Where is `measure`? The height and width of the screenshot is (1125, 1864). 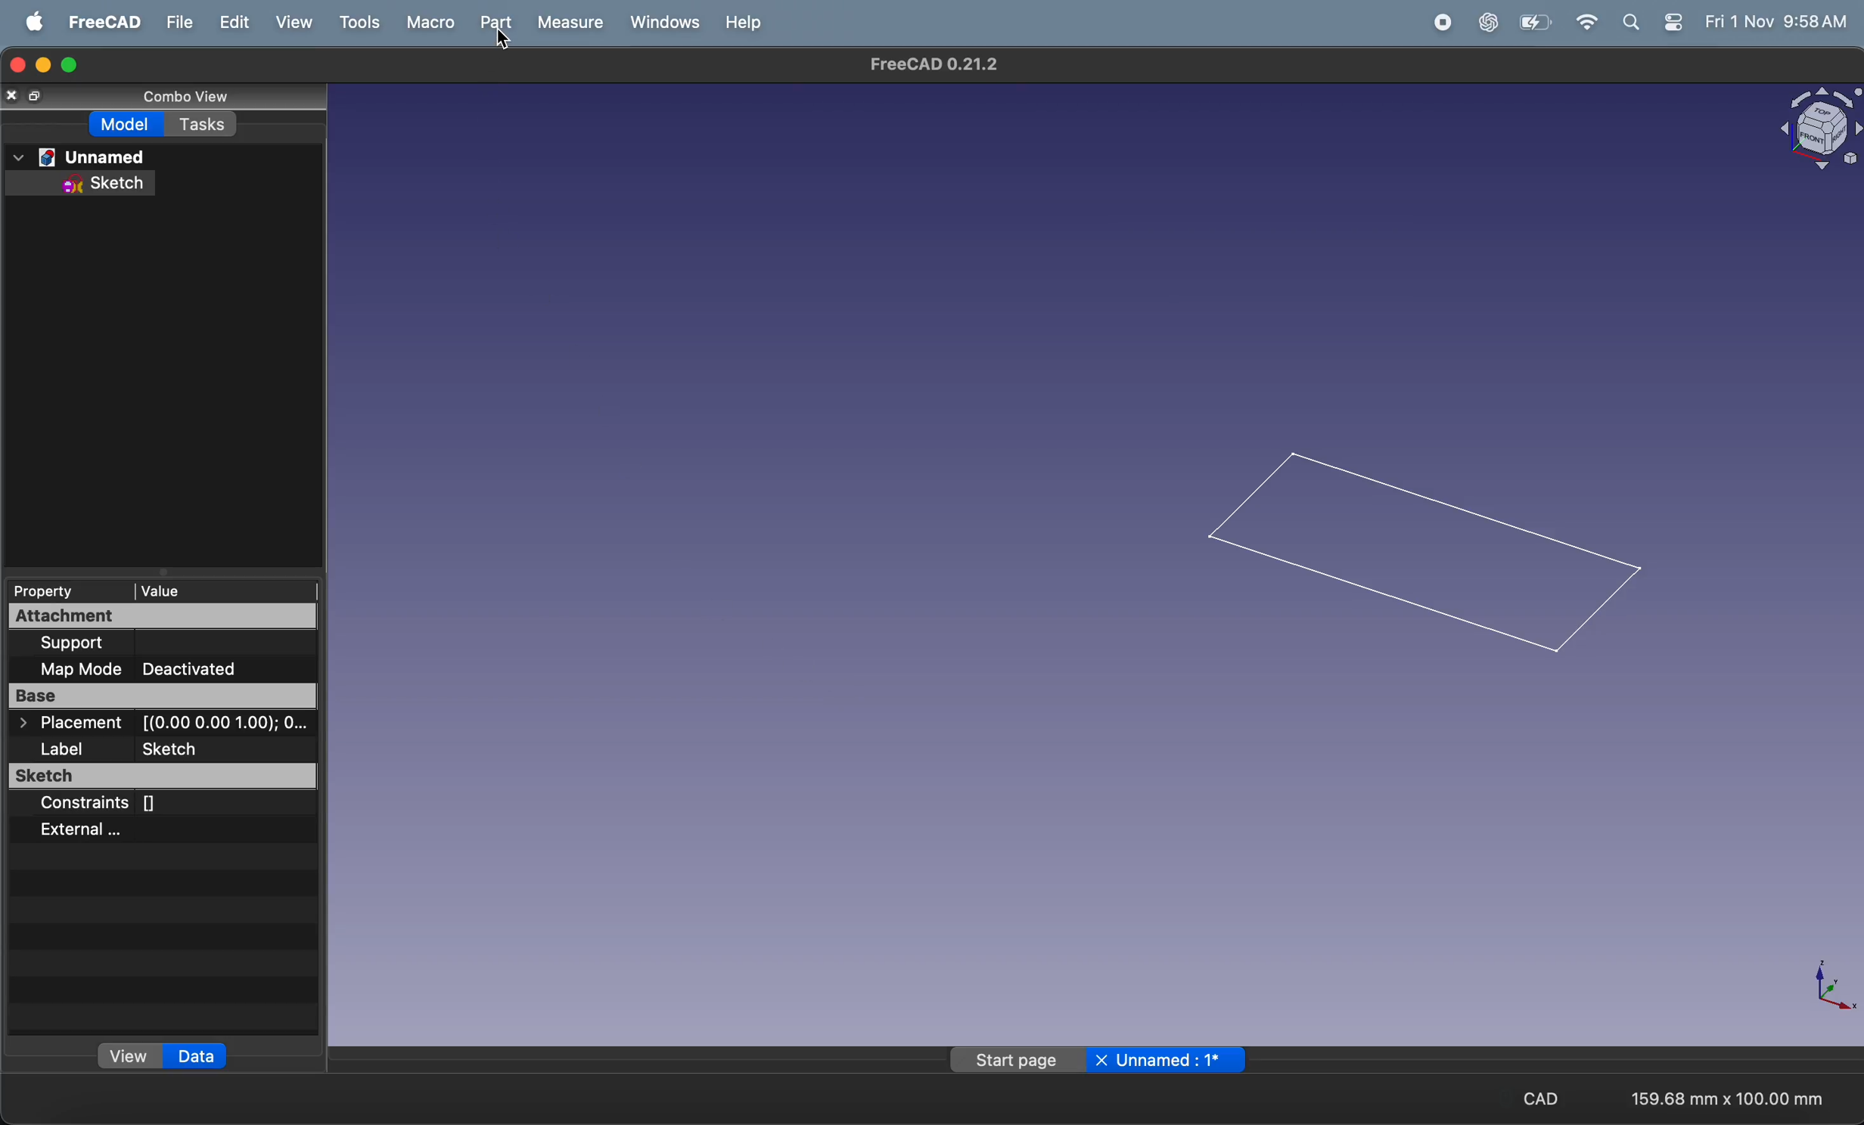
measure is located at coordinates (569, 22).